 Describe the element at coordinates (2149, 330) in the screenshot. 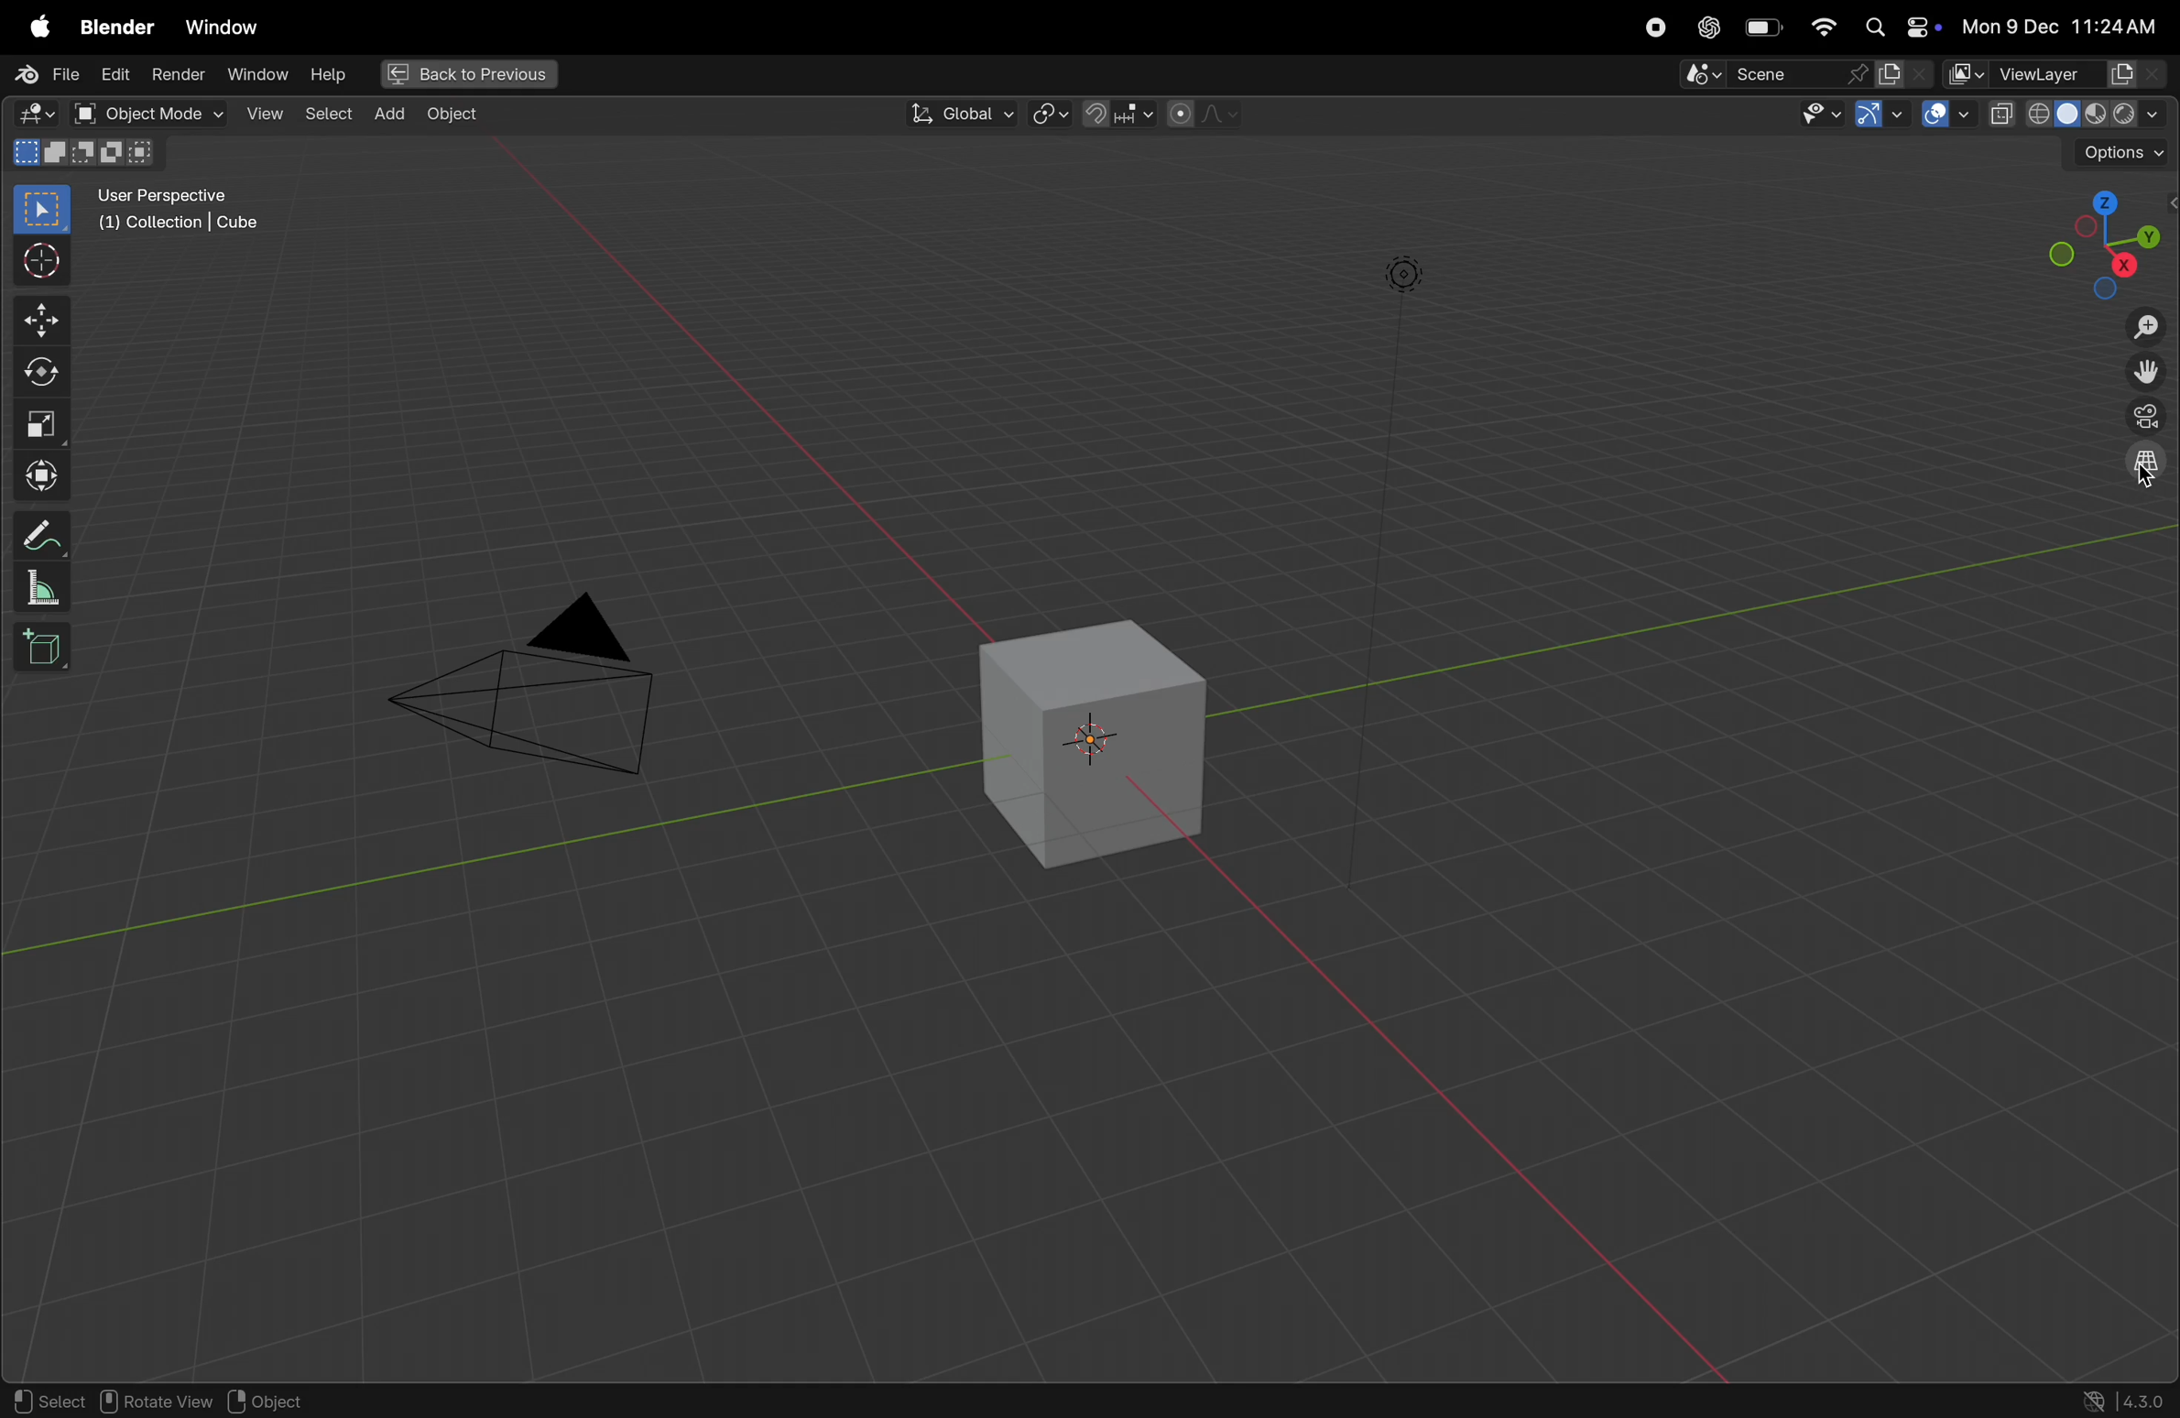

I see `zoom out` at that location.